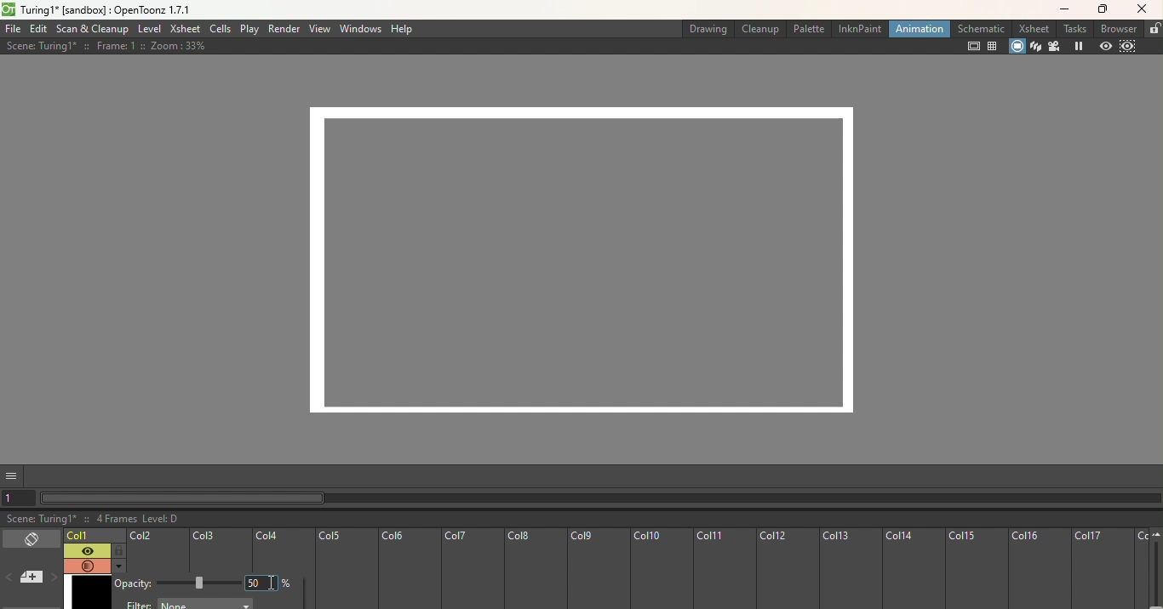 The height and width of the screenshot is (609, 1163). What do you see at coordinates (408, 570) in the screenshot?
I see `Col6` at bounding box center [408, 570].